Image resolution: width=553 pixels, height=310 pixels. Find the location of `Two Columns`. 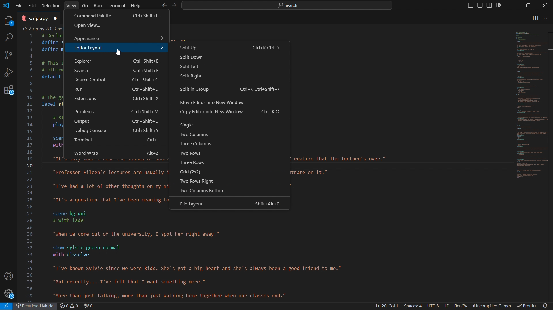

Two Columns is located at coordinates (194, 134).